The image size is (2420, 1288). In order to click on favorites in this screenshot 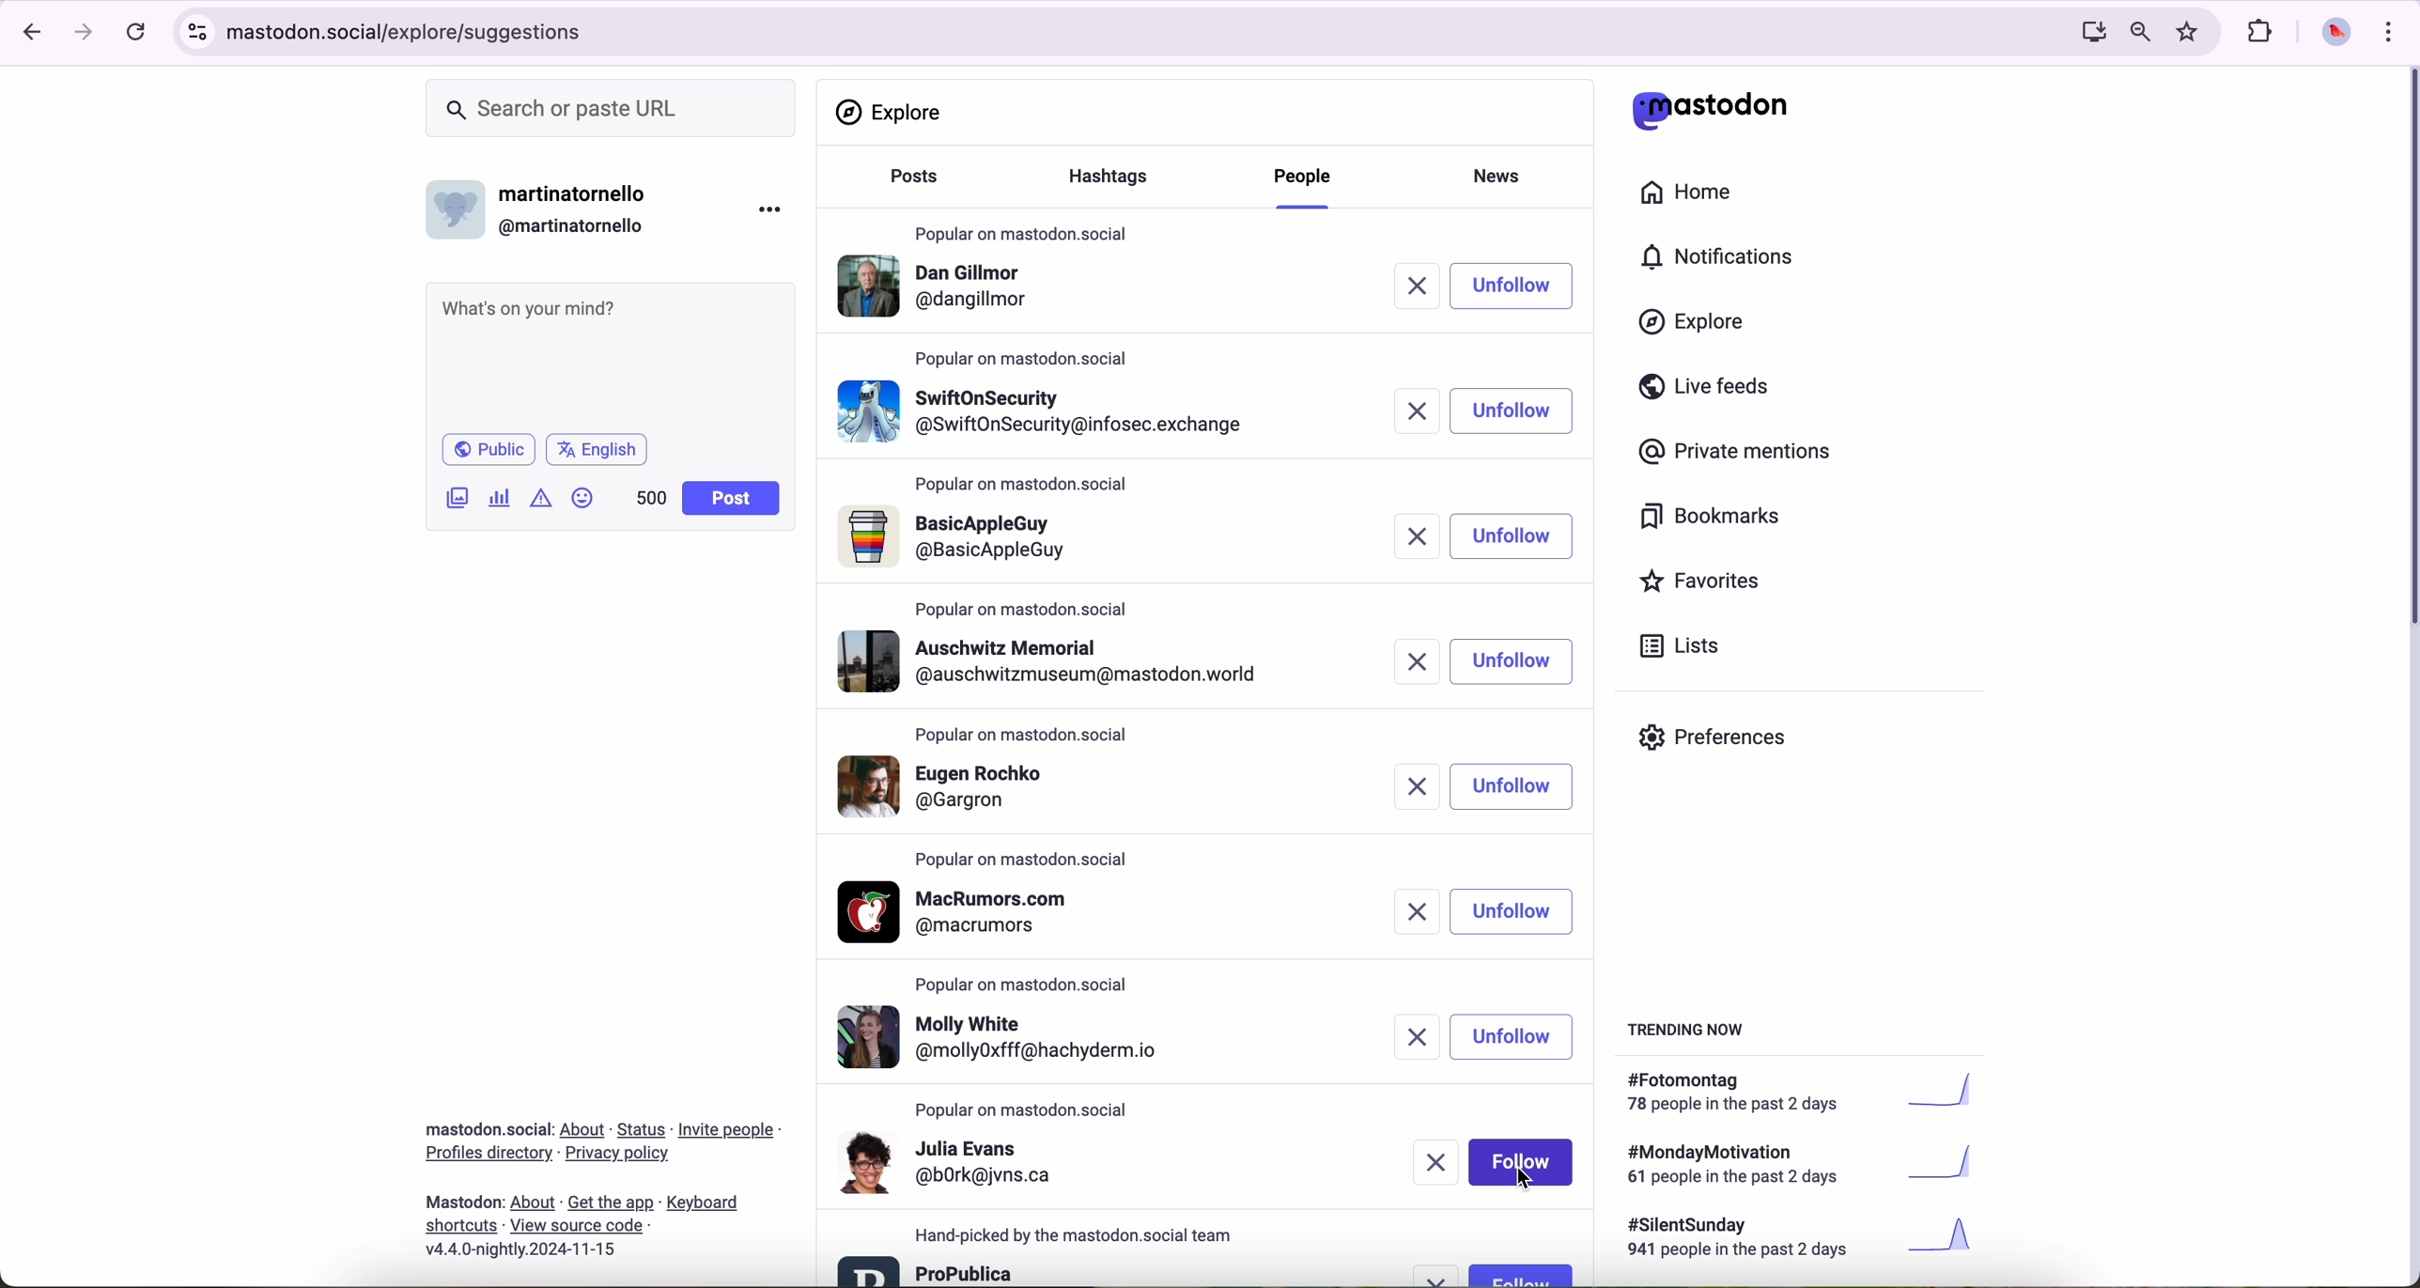, I will do `click(1708, 583)`.